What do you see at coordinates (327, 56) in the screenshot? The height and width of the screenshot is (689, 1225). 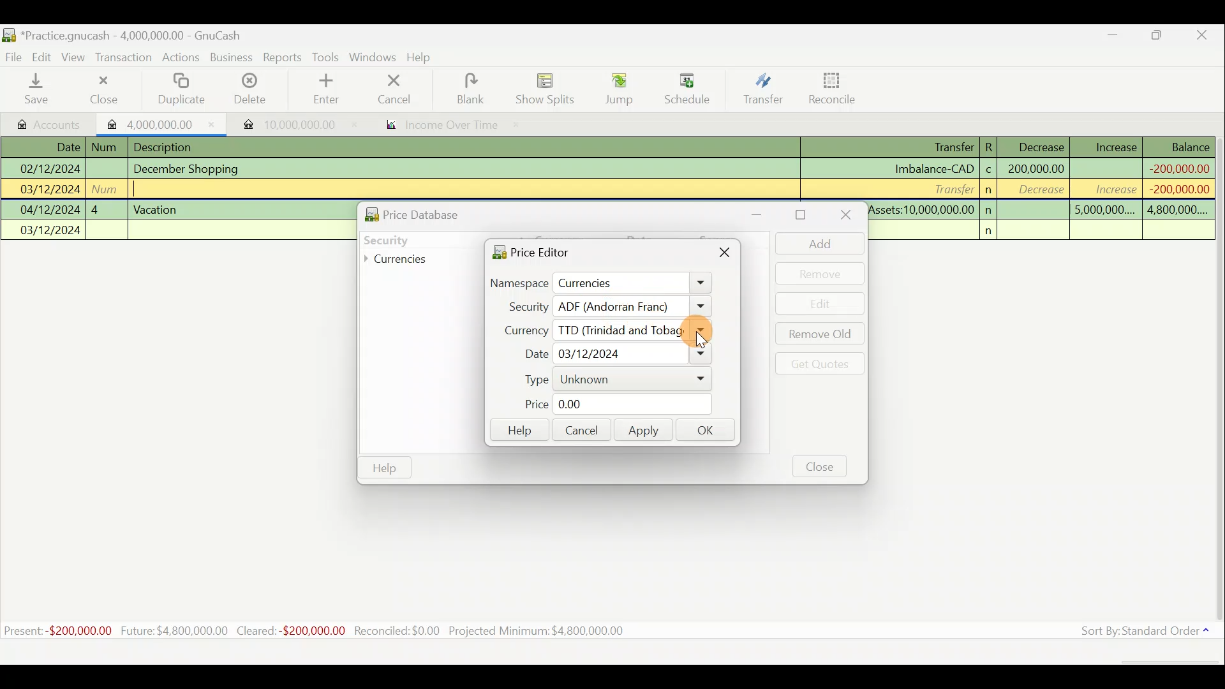 I see `Tools` at bounding box center [327, 56].